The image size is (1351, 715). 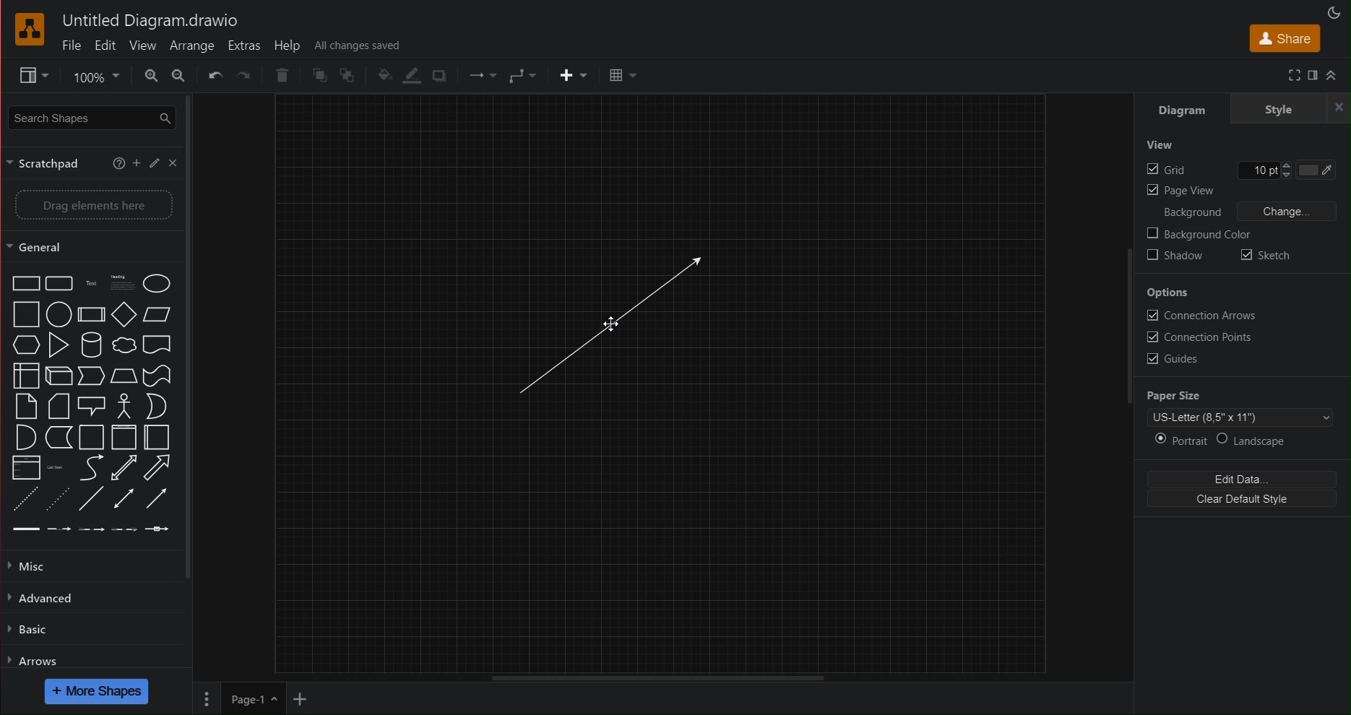 I want to click on , so click(x=1168, y=170).